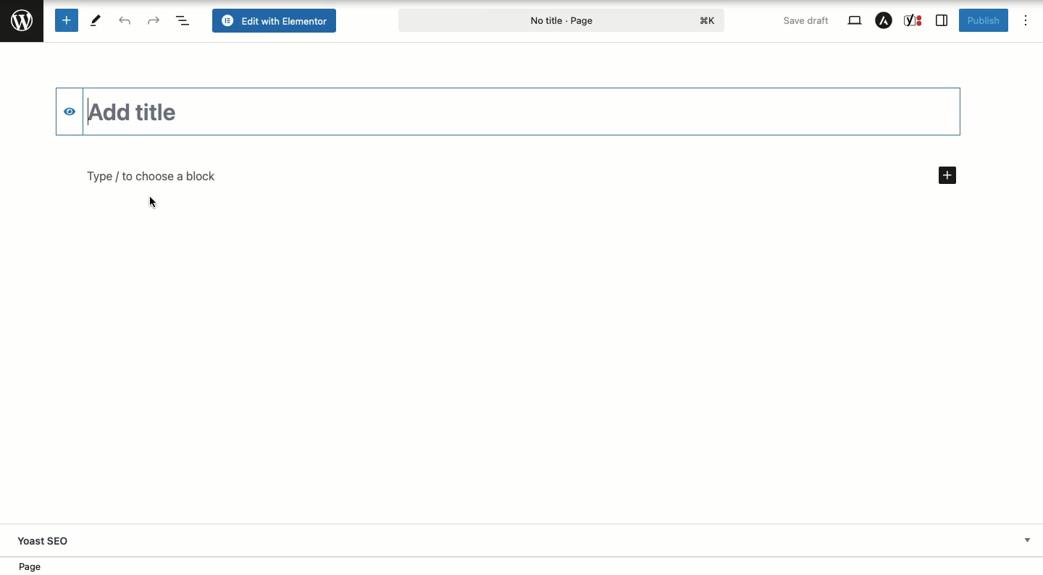 This screenshot has width=1043, height=575. Describe the element at coordinates (70, 112) in the screenshot. I see `Hide` at that location.